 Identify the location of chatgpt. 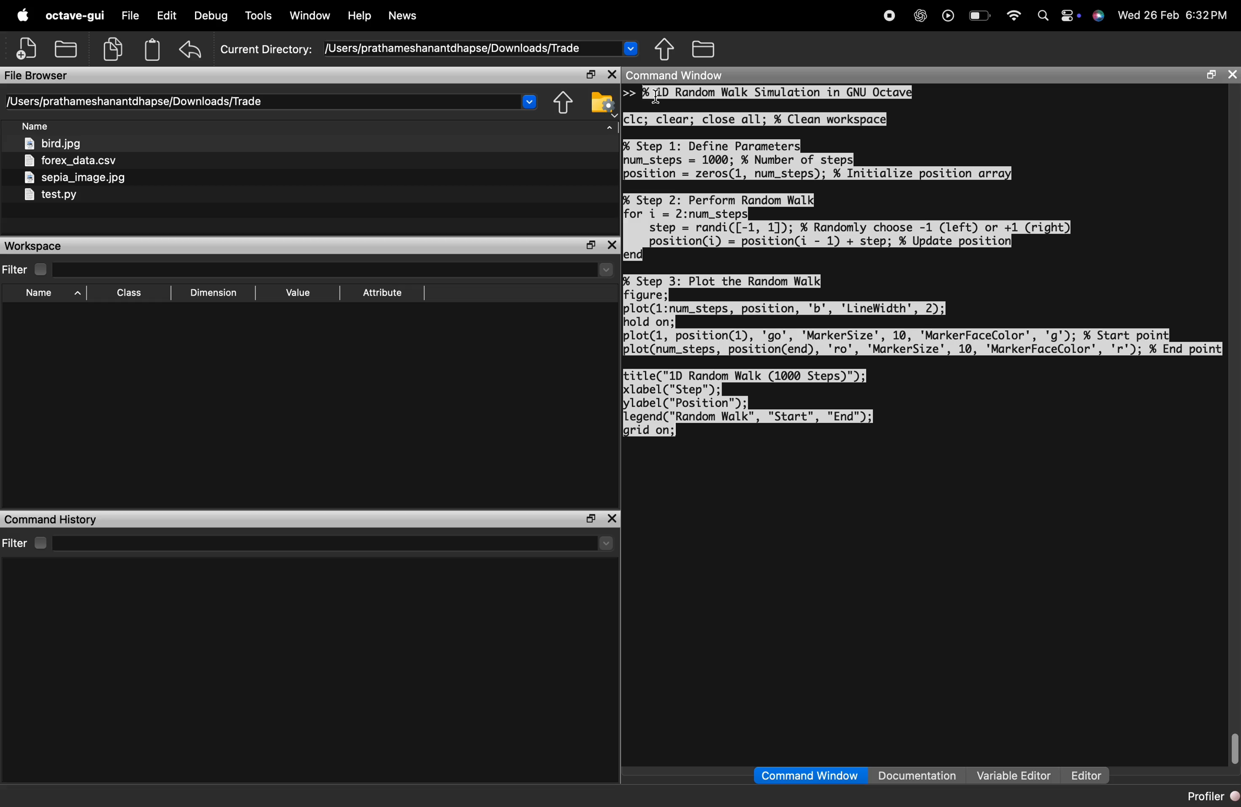
(920, 16).